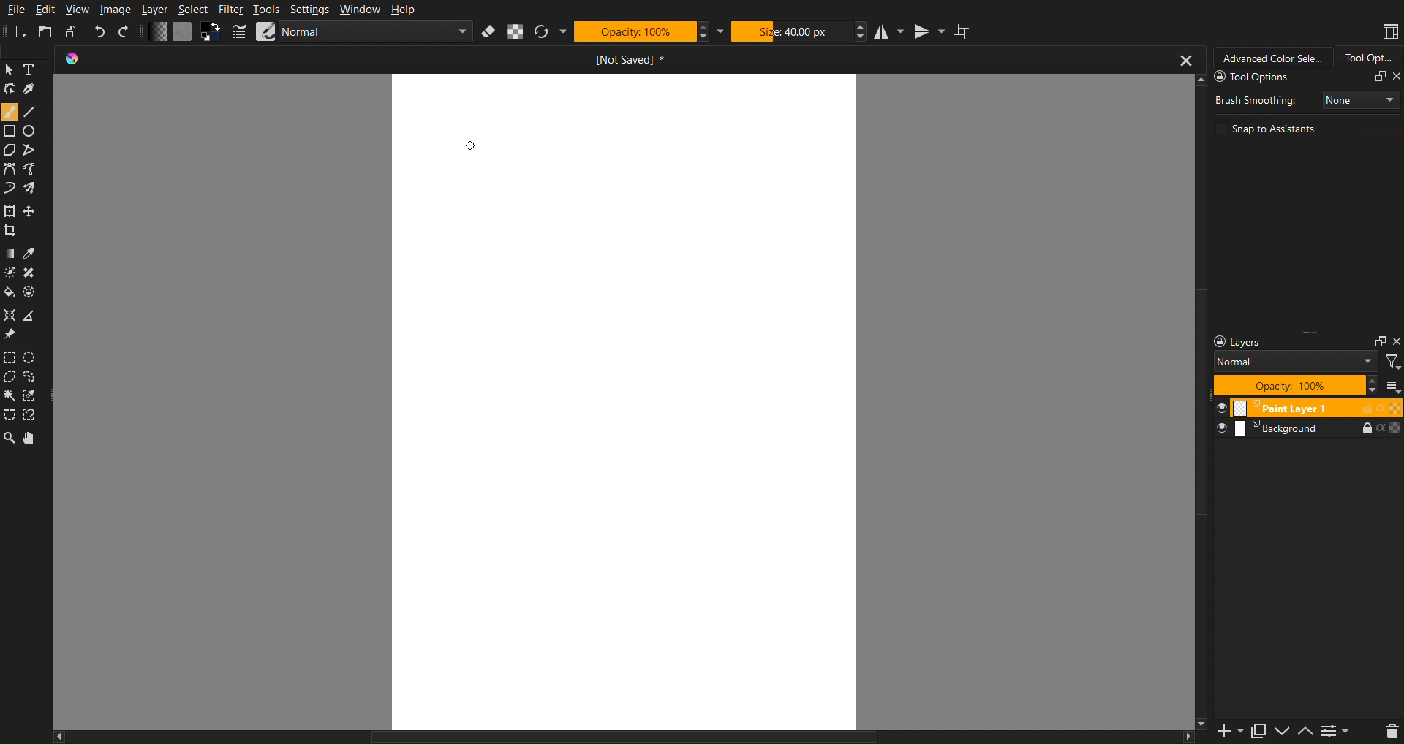  I want to click on Layer Settings, so click(1289, 342).